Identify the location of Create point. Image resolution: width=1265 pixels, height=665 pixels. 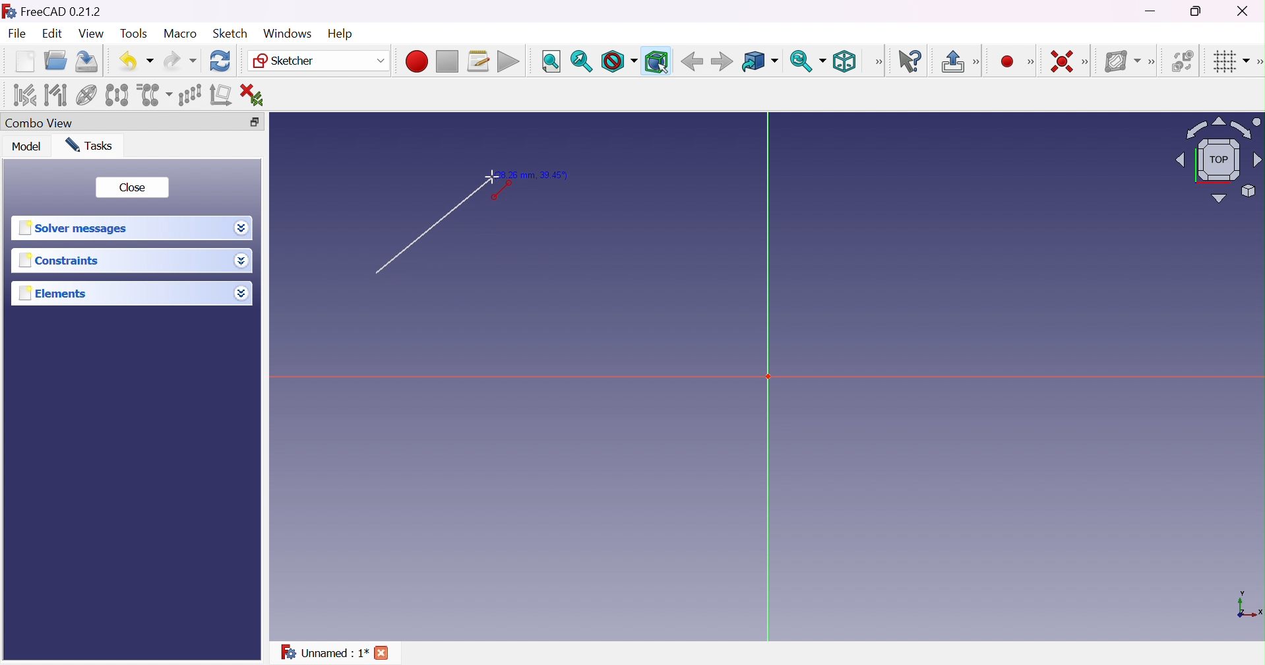
(1005, 60).